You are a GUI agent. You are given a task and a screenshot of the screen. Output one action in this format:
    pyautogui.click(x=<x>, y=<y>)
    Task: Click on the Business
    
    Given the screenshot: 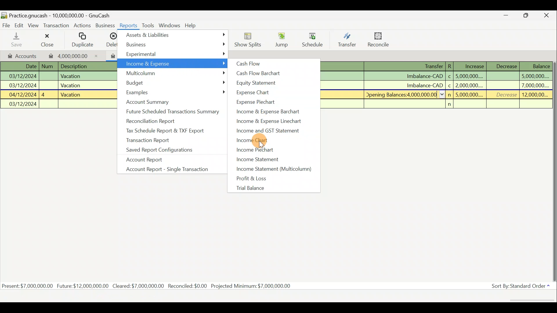 What is the action you would take?
    pyautogui.click(x=105, y=25)
    